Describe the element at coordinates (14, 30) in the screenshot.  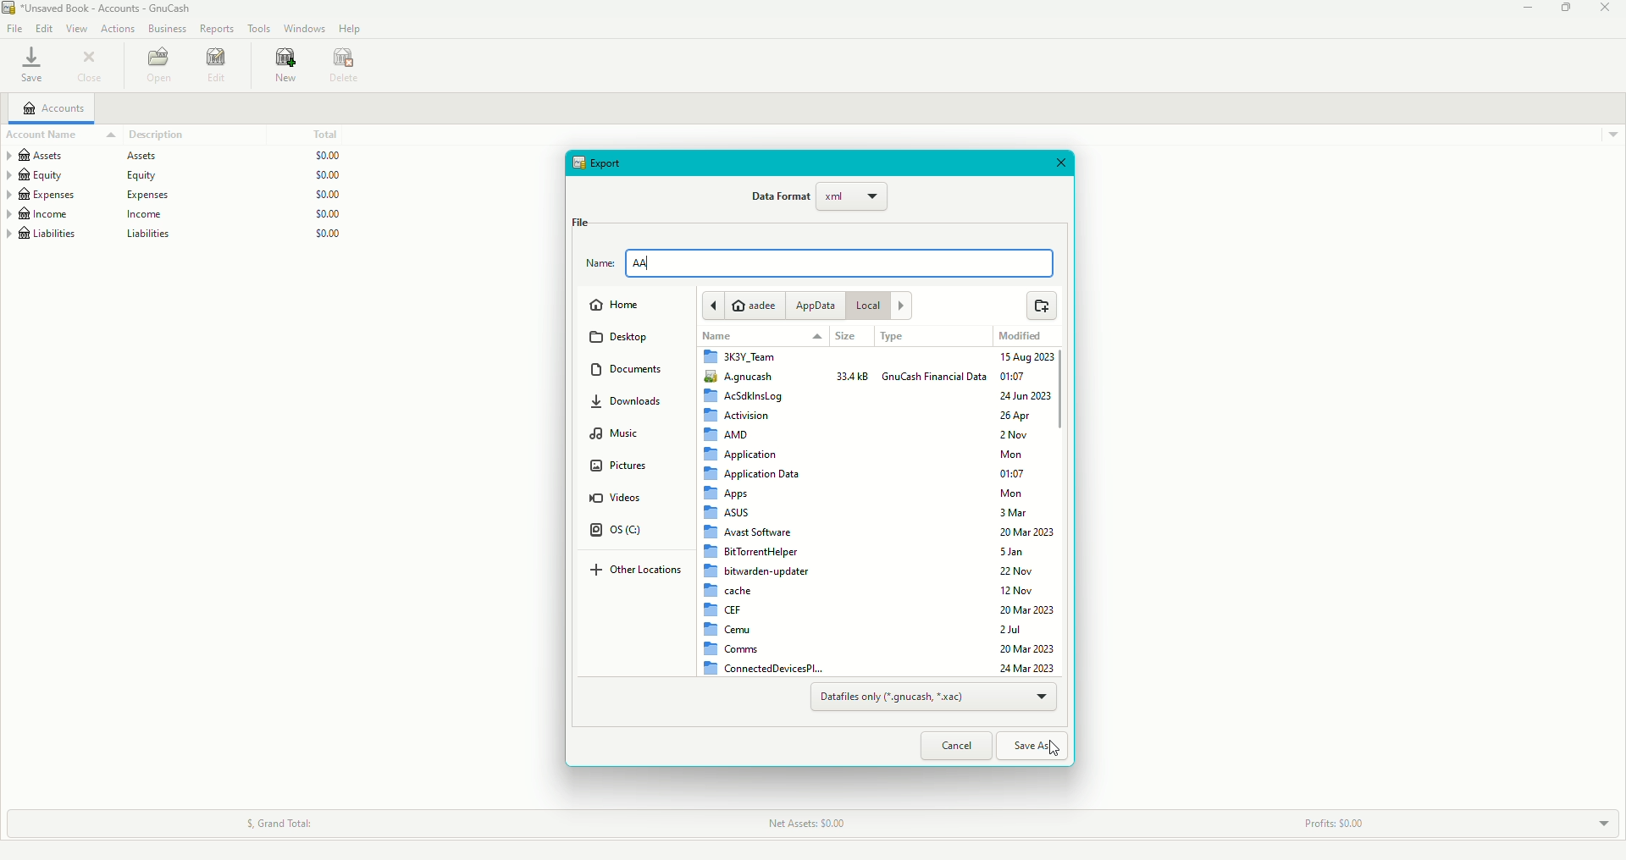
I see `File` at that location.